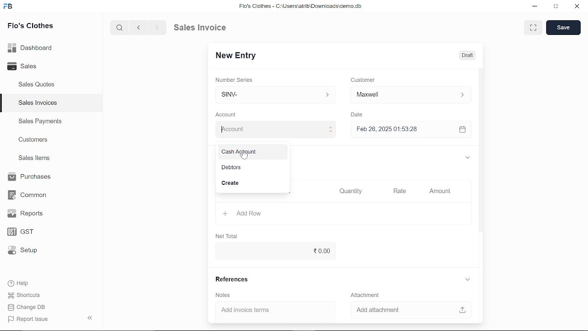  I want to click on Add attachment, so click(412, 311).